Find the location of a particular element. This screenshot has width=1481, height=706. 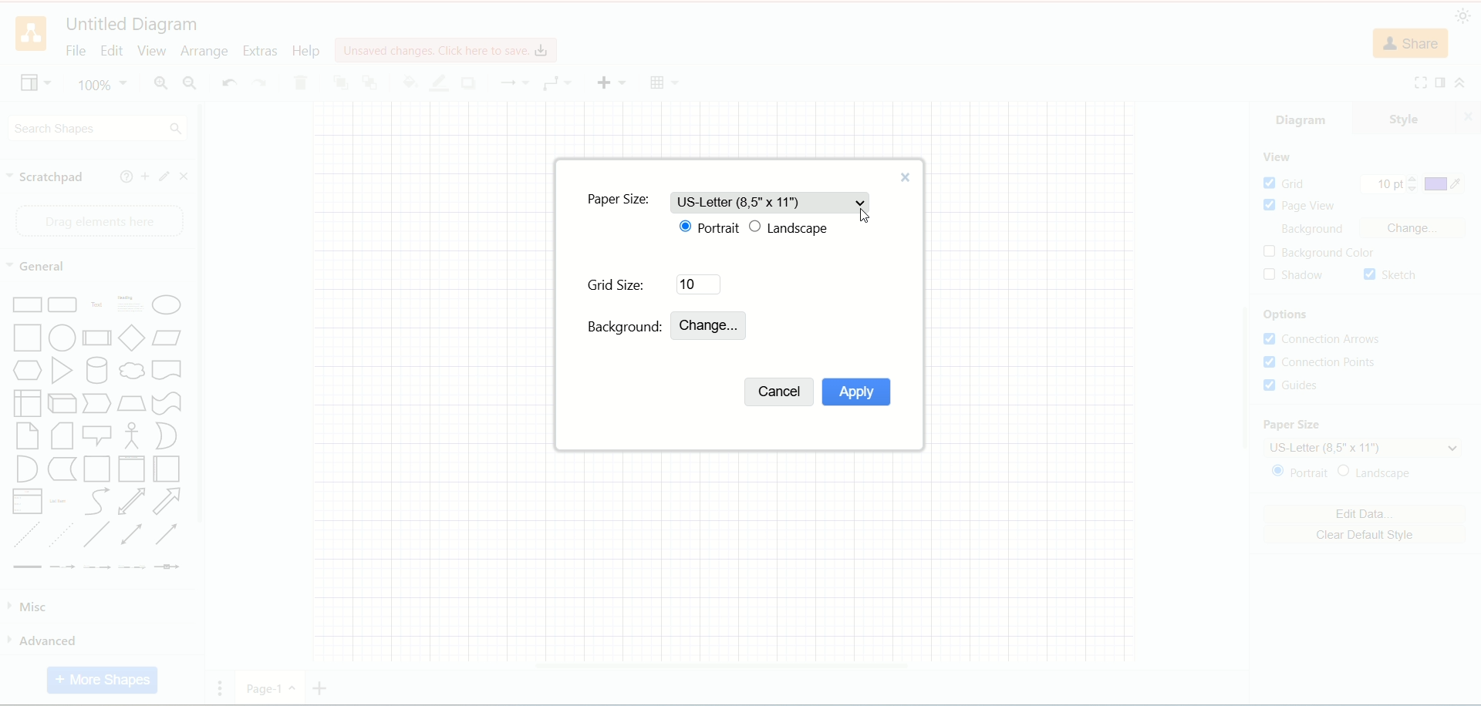

Process is located at coordinates (98, 341).